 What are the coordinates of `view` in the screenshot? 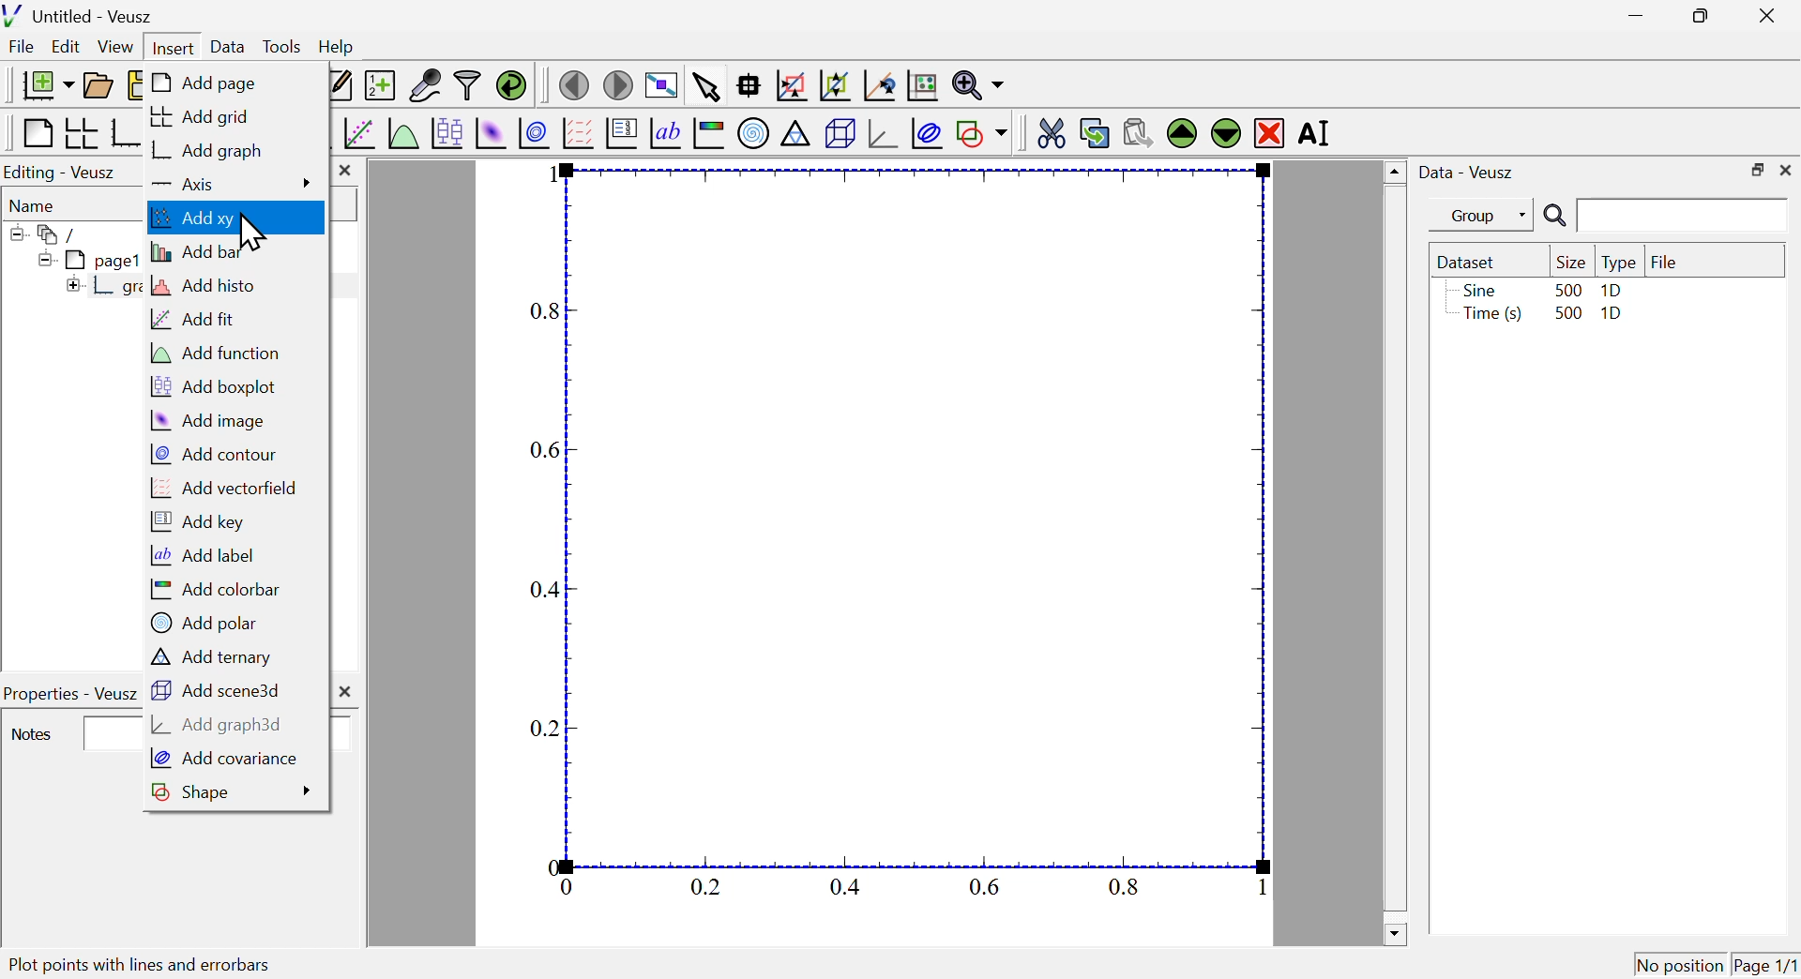 It's located at (117, 46).